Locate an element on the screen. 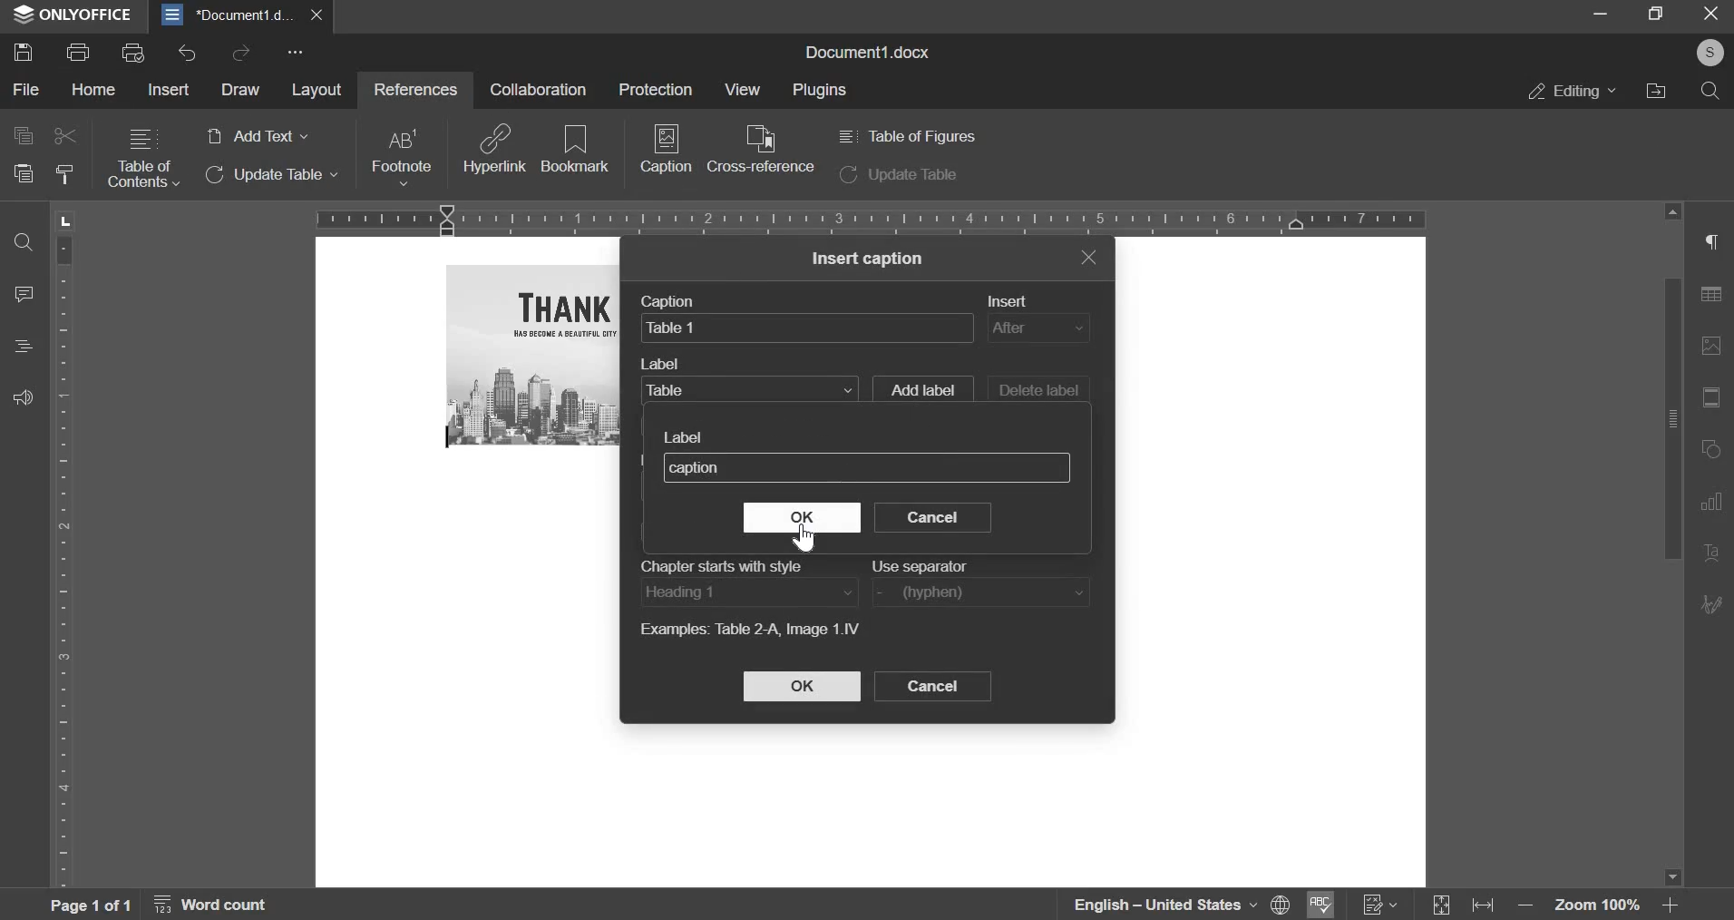 The height and width of the screenshot is (920, 1734). references is located at coordinates (413, 88).